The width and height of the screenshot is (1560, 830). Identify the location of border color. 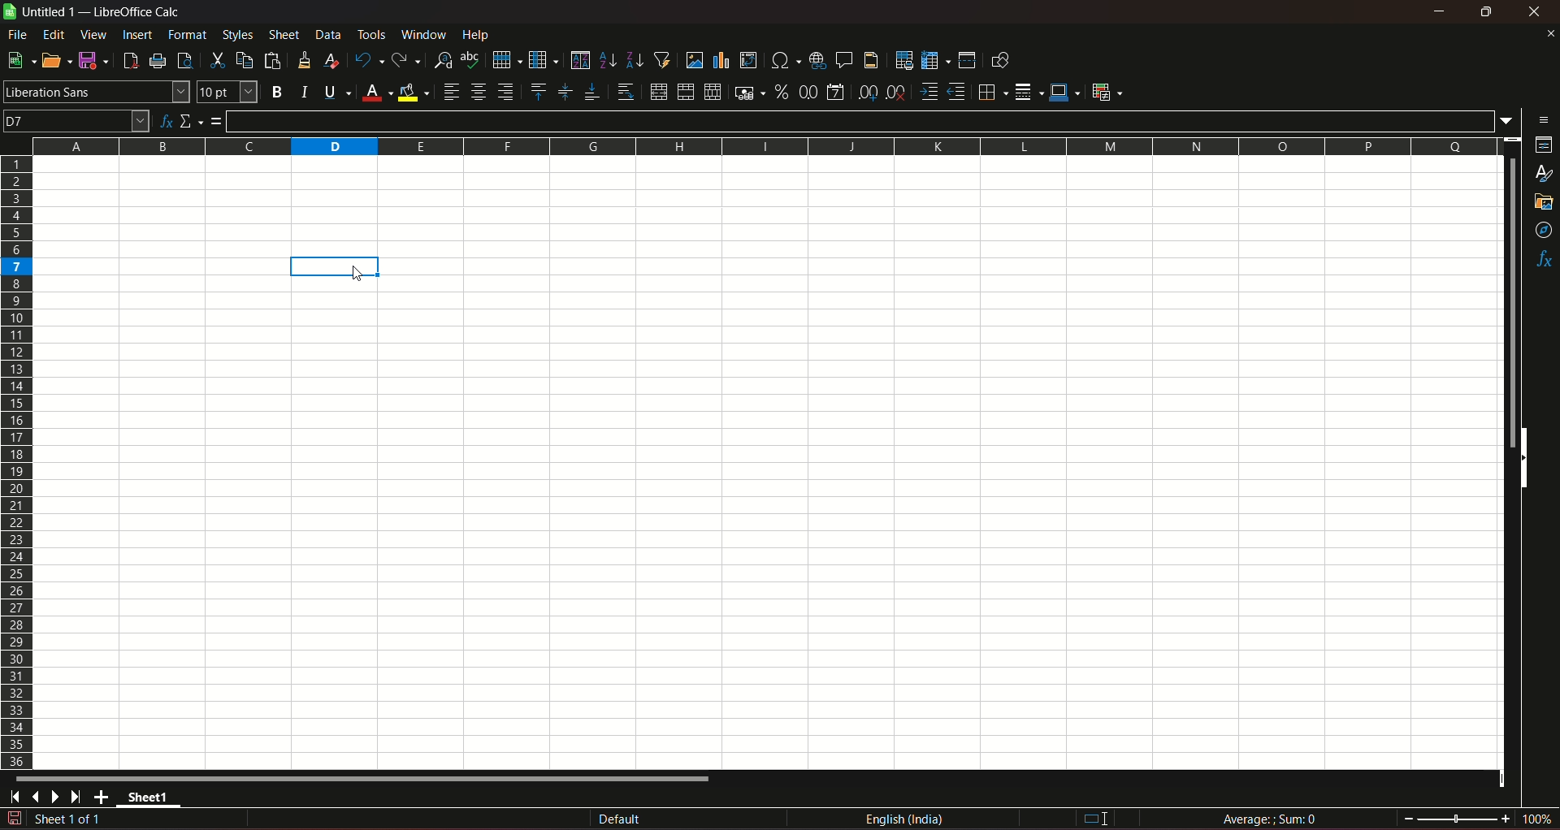
(1065, 91).